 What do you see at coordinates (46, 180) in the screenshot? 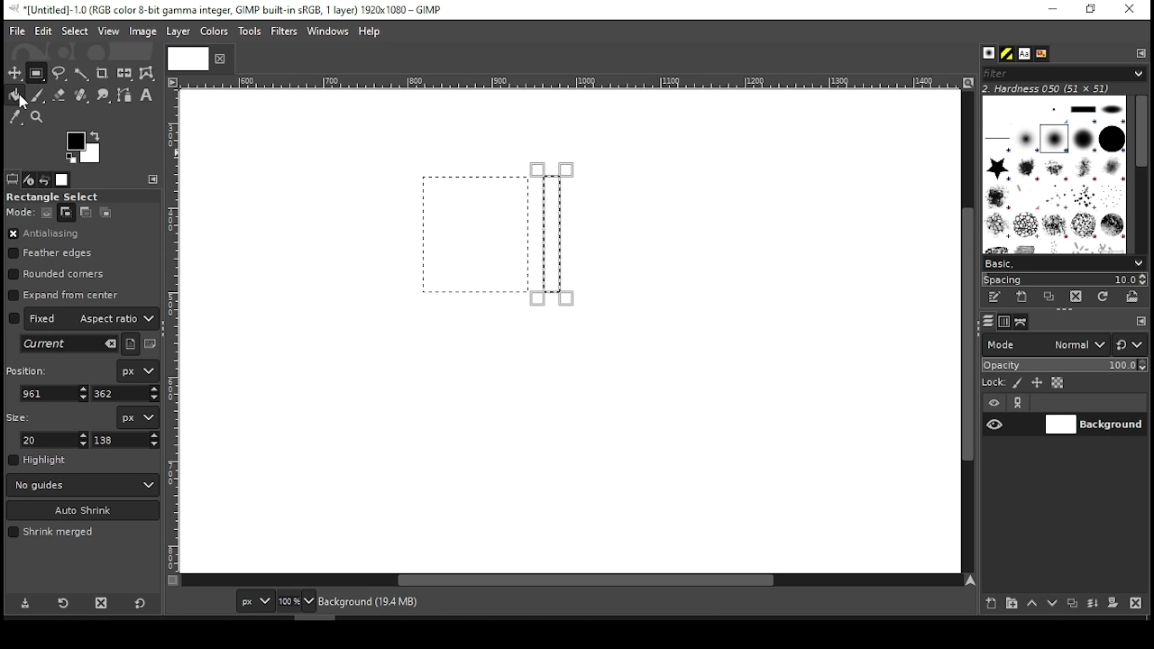
I see `undo history` at bounding box center [46, 180].